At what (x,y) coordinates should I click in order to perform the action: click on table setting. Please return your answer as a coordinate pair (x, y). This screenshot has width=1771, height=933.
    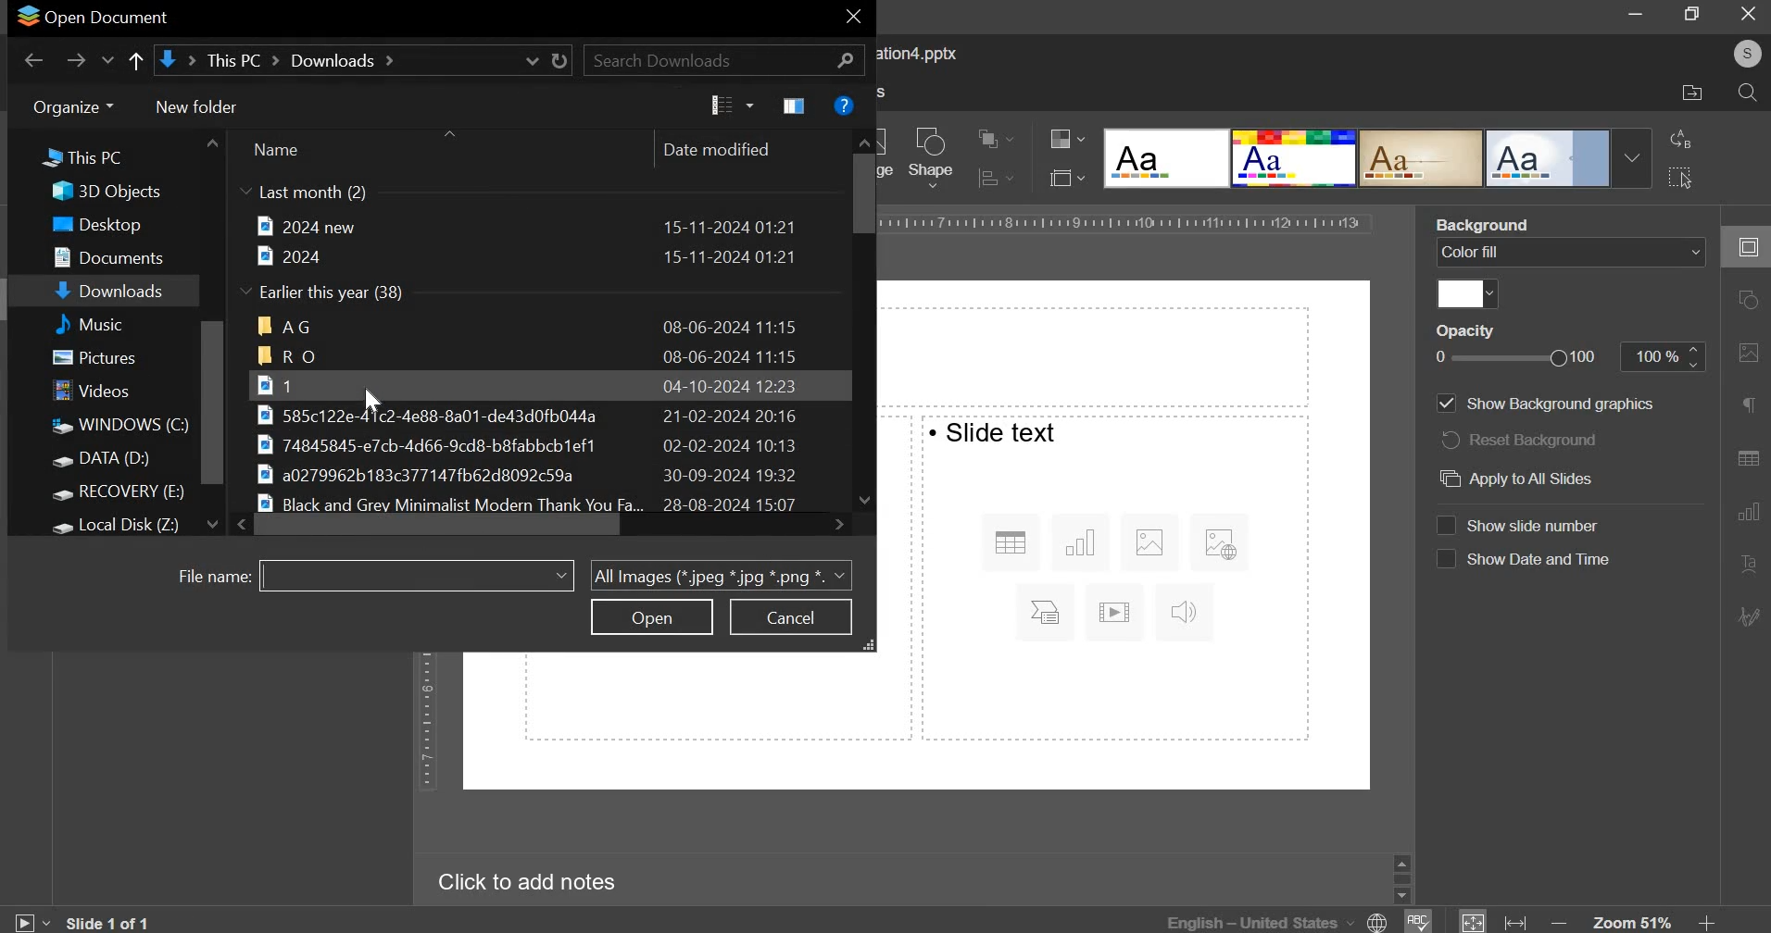
    Looking at the image, I should click on (1747, 454).